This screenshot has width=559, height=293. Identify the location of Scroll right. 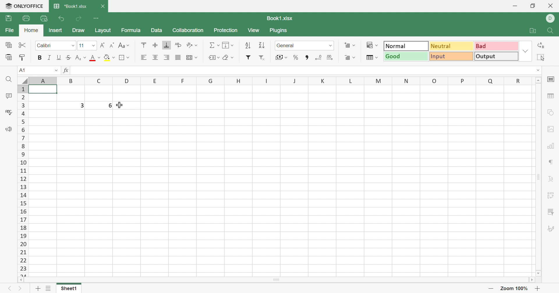
(531, 280).